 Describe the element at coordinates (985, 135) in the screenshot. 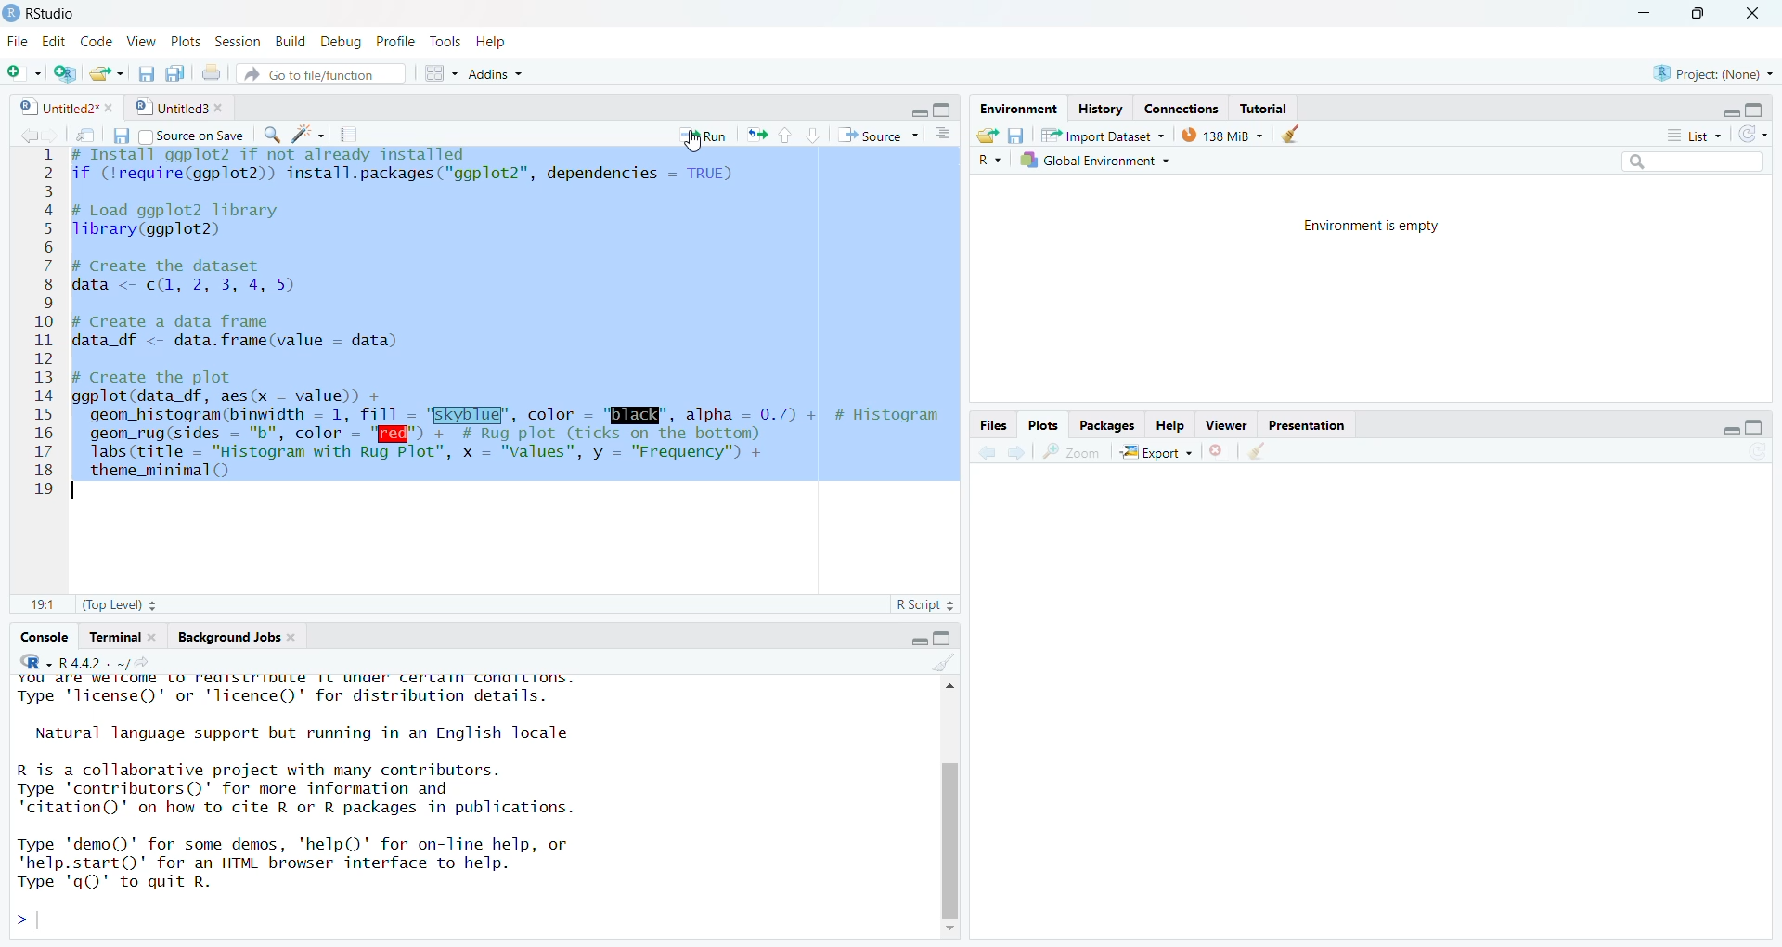

I see `Open` at that location.